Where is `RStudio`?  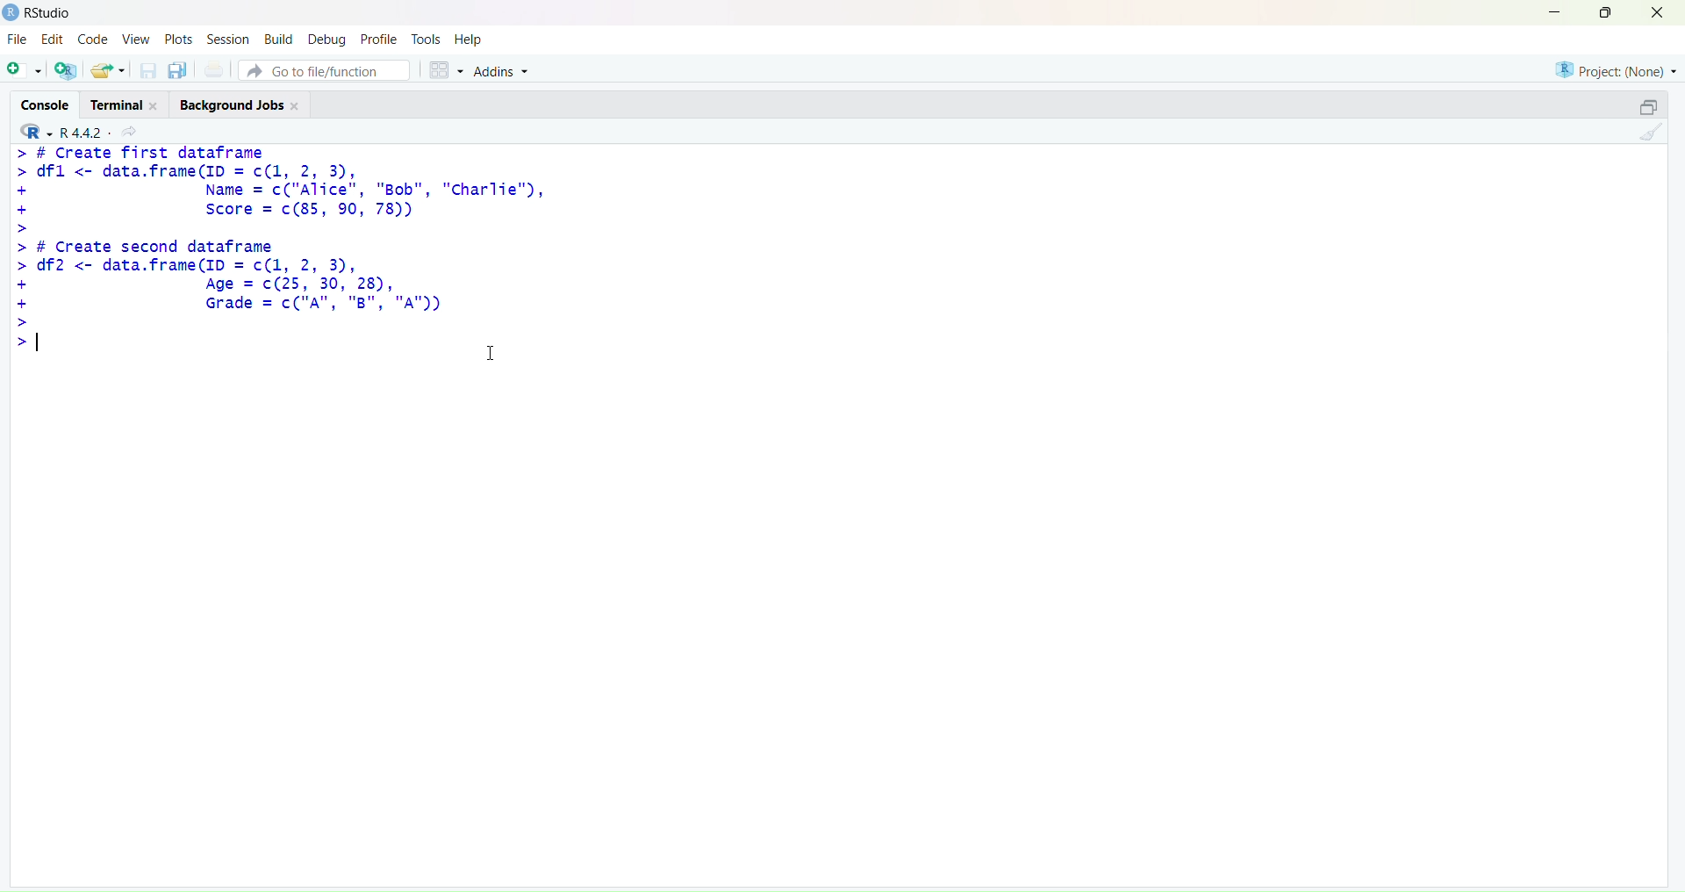 RStudio is located at coordinates (50, 13).